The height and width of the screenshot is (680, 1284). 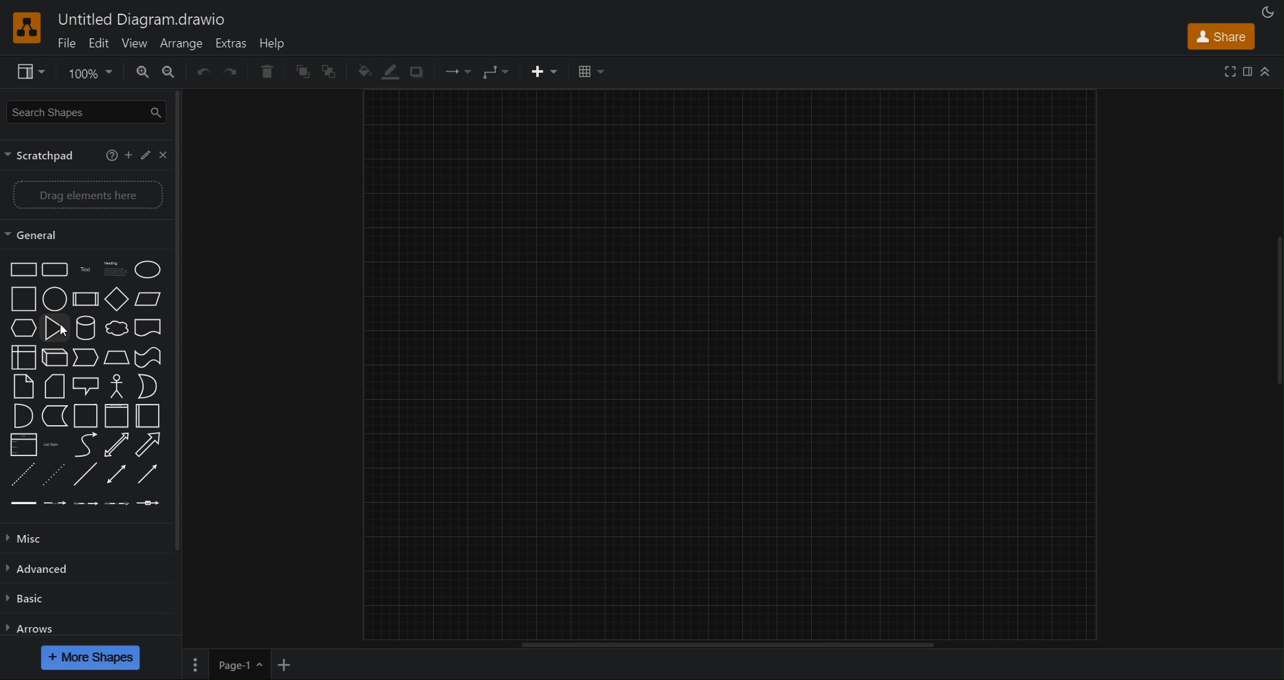 I want to click on File , so click(x=69, y=41).